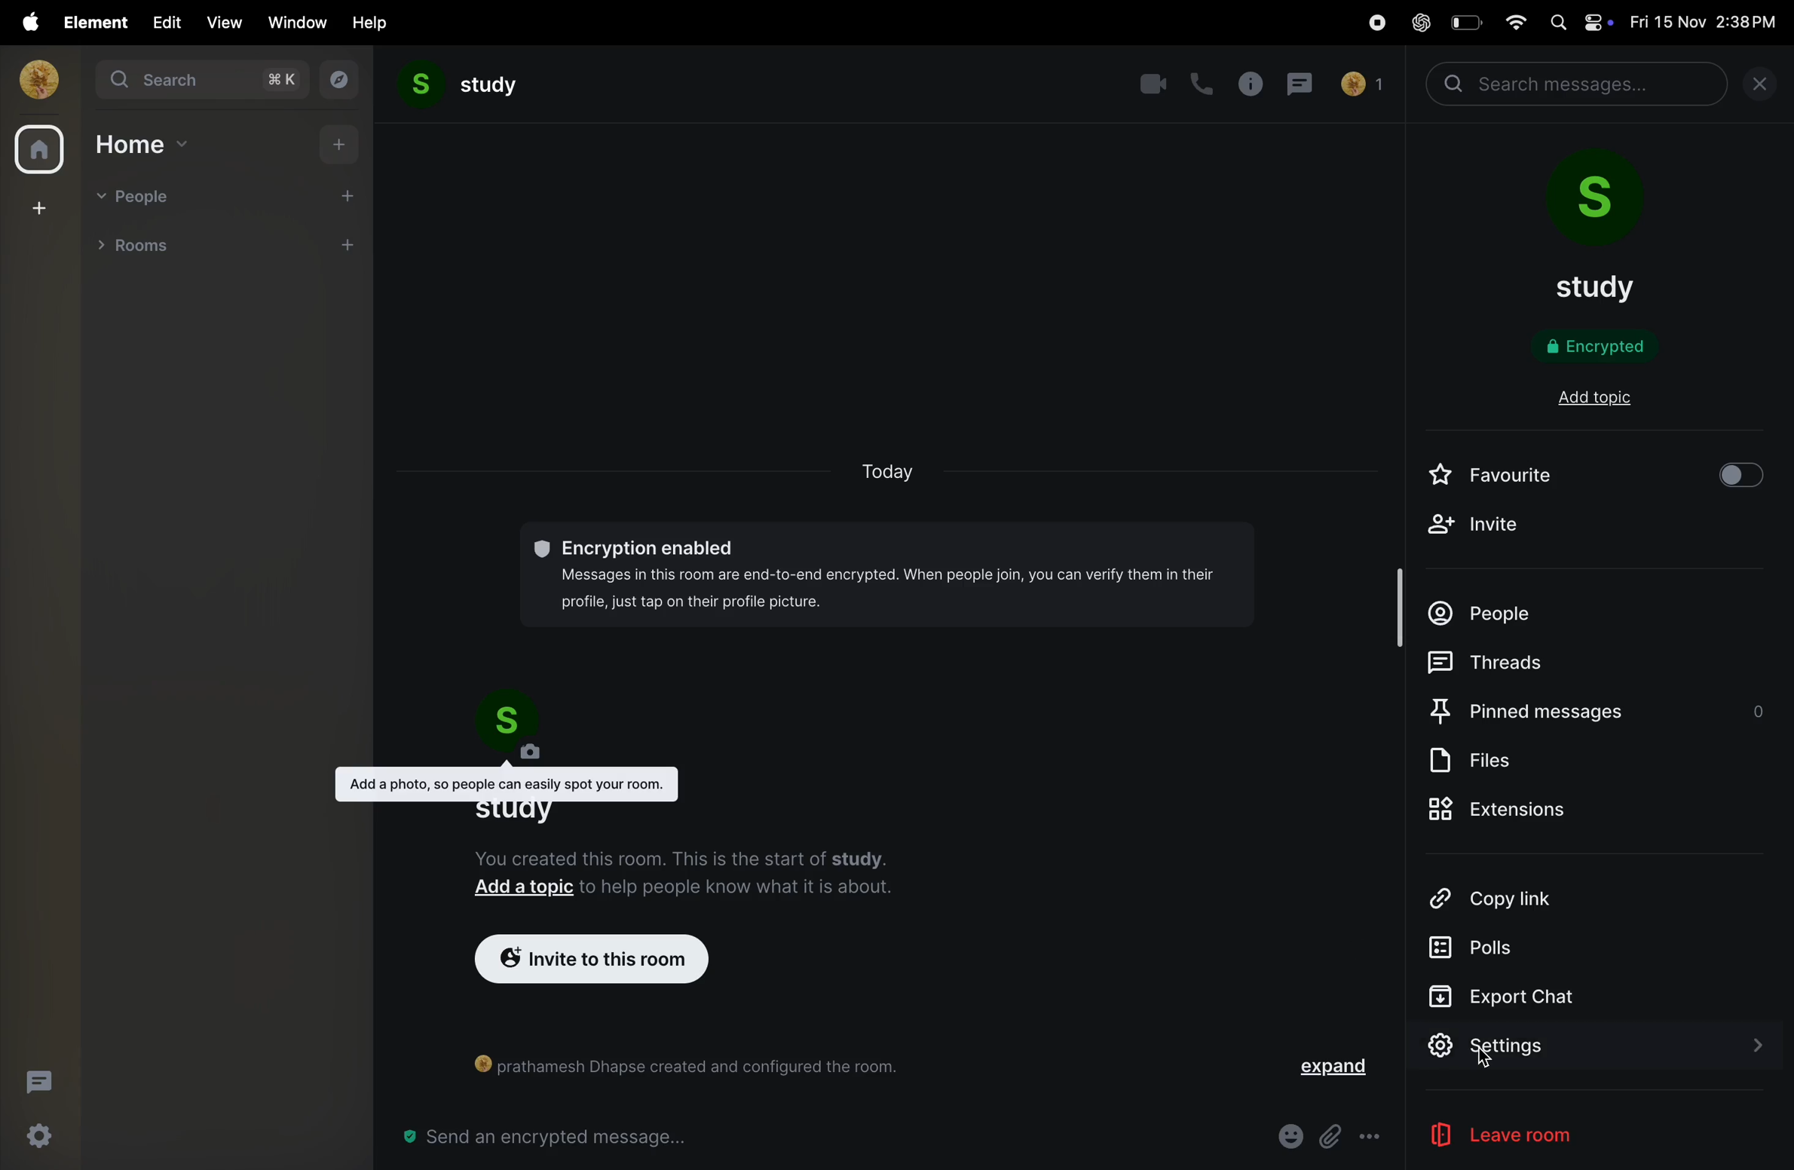 The height and width of the screenshot is (1170, 1794). I want to click on view, so click(222, 23).